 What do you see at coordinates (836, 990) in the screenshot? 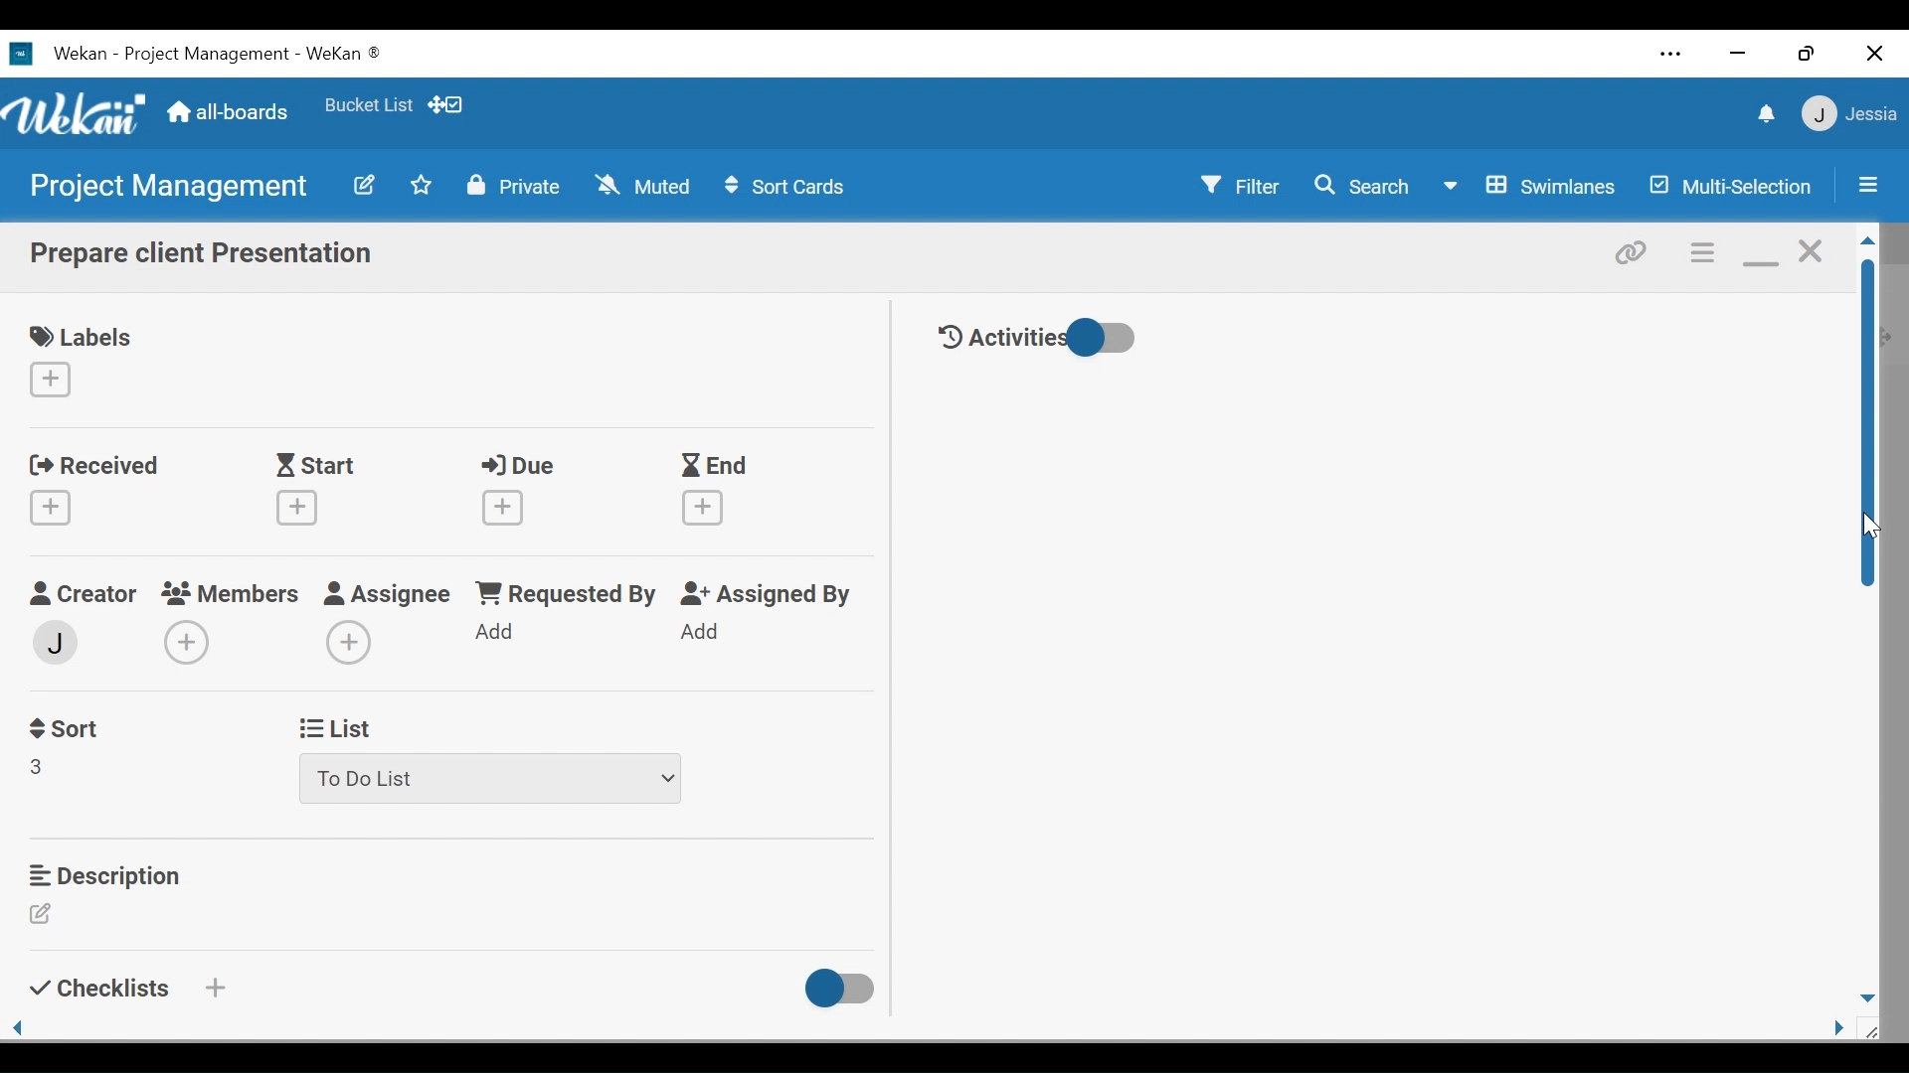
I see `Toggle show/Hide Checklist` at bounding box center [836, 990].